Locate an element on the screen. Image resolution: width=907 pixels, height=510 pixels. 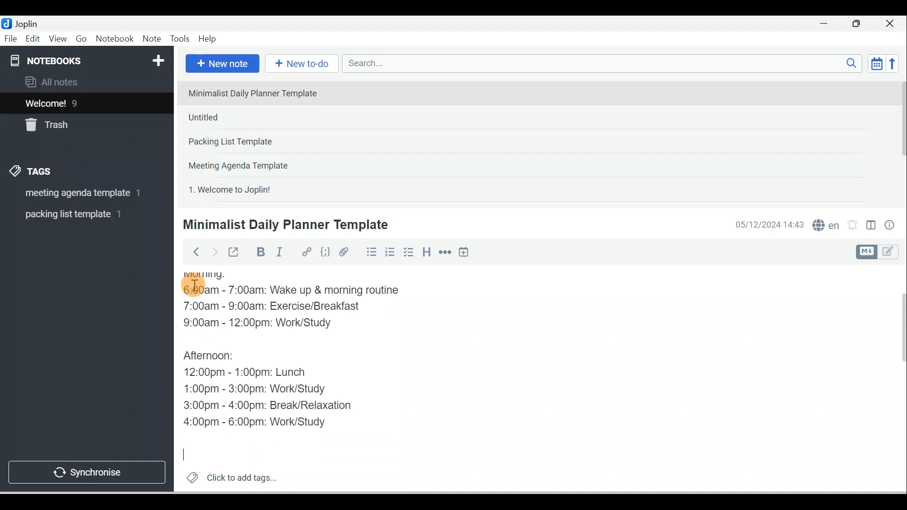
12:00pm - 1:00pm: Lunch is located at coordinates (257, 373).